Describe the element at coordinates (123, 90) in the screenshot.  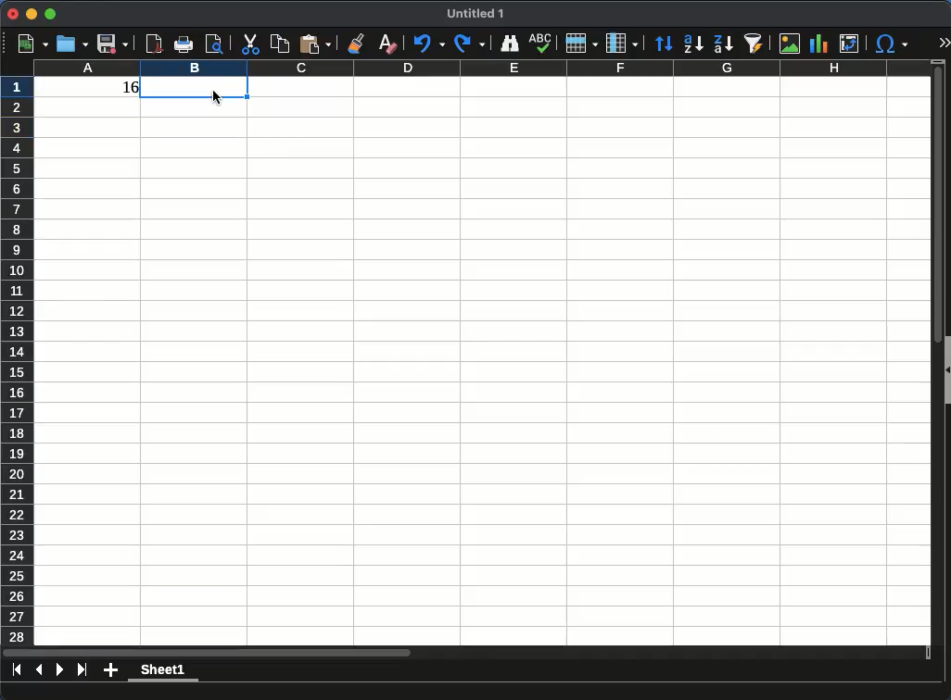
I see `16` at that location.